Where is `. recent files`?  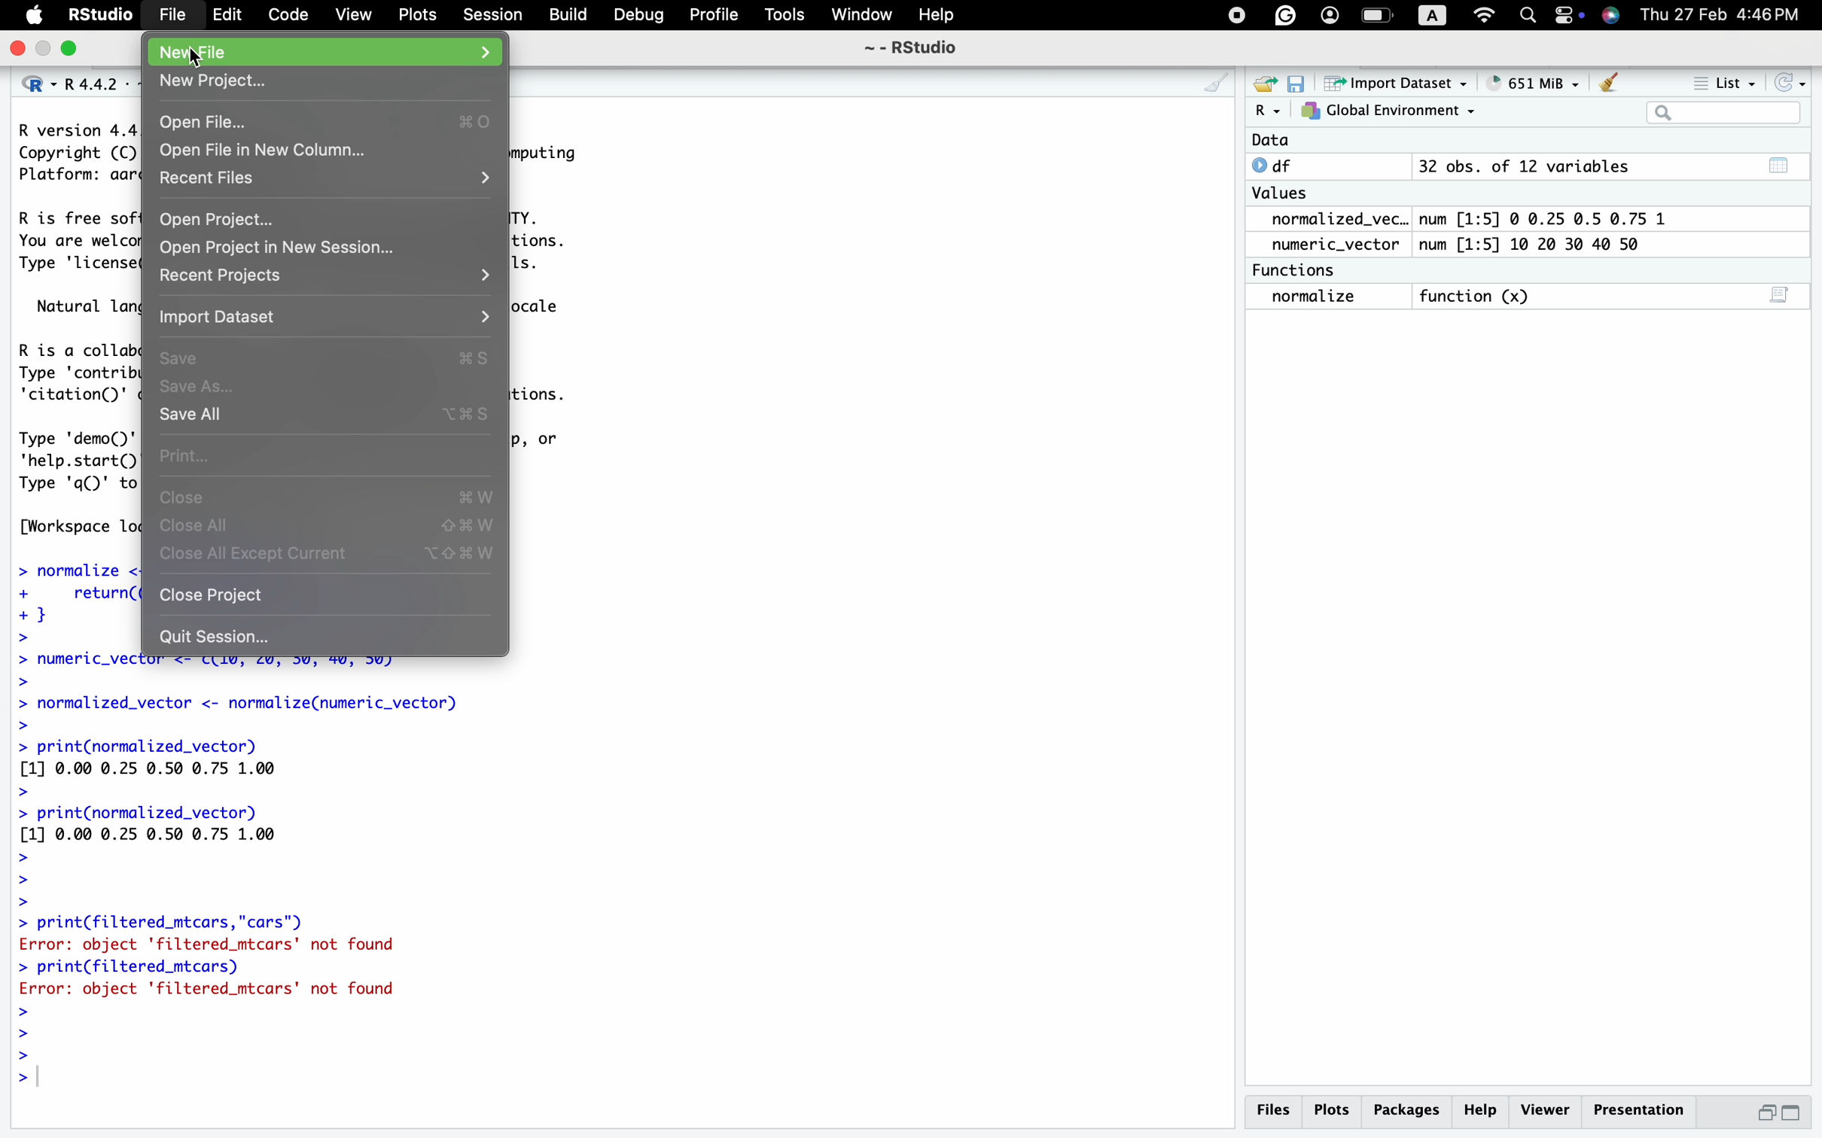
. recent files is located at coordinates (325, 182).